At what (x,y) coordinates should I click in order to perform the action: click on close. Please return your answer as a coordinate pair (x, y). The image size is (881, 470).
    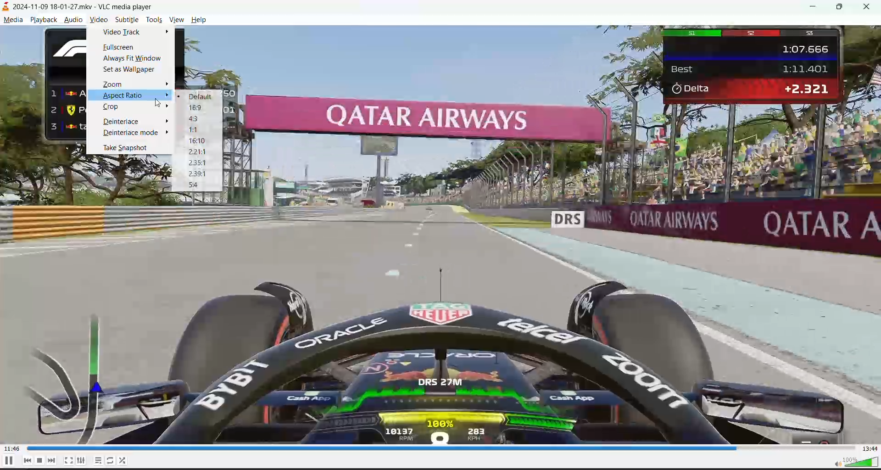
    Looking at the image, I should click on (870, 7).